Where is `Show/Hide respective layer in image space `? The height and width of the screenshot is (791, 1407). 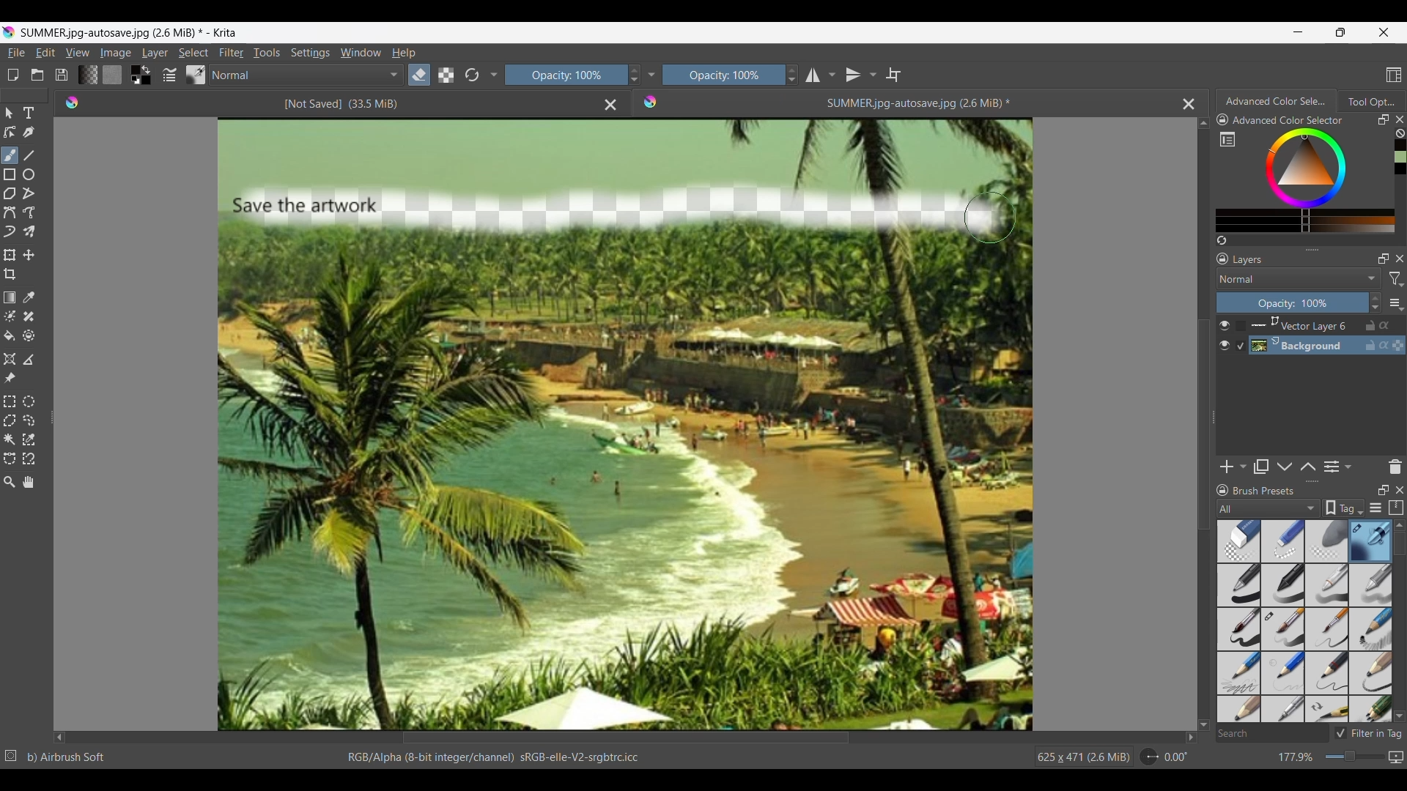 Show/Hide respective layer in image space  is located at coordinates (1224, 335).